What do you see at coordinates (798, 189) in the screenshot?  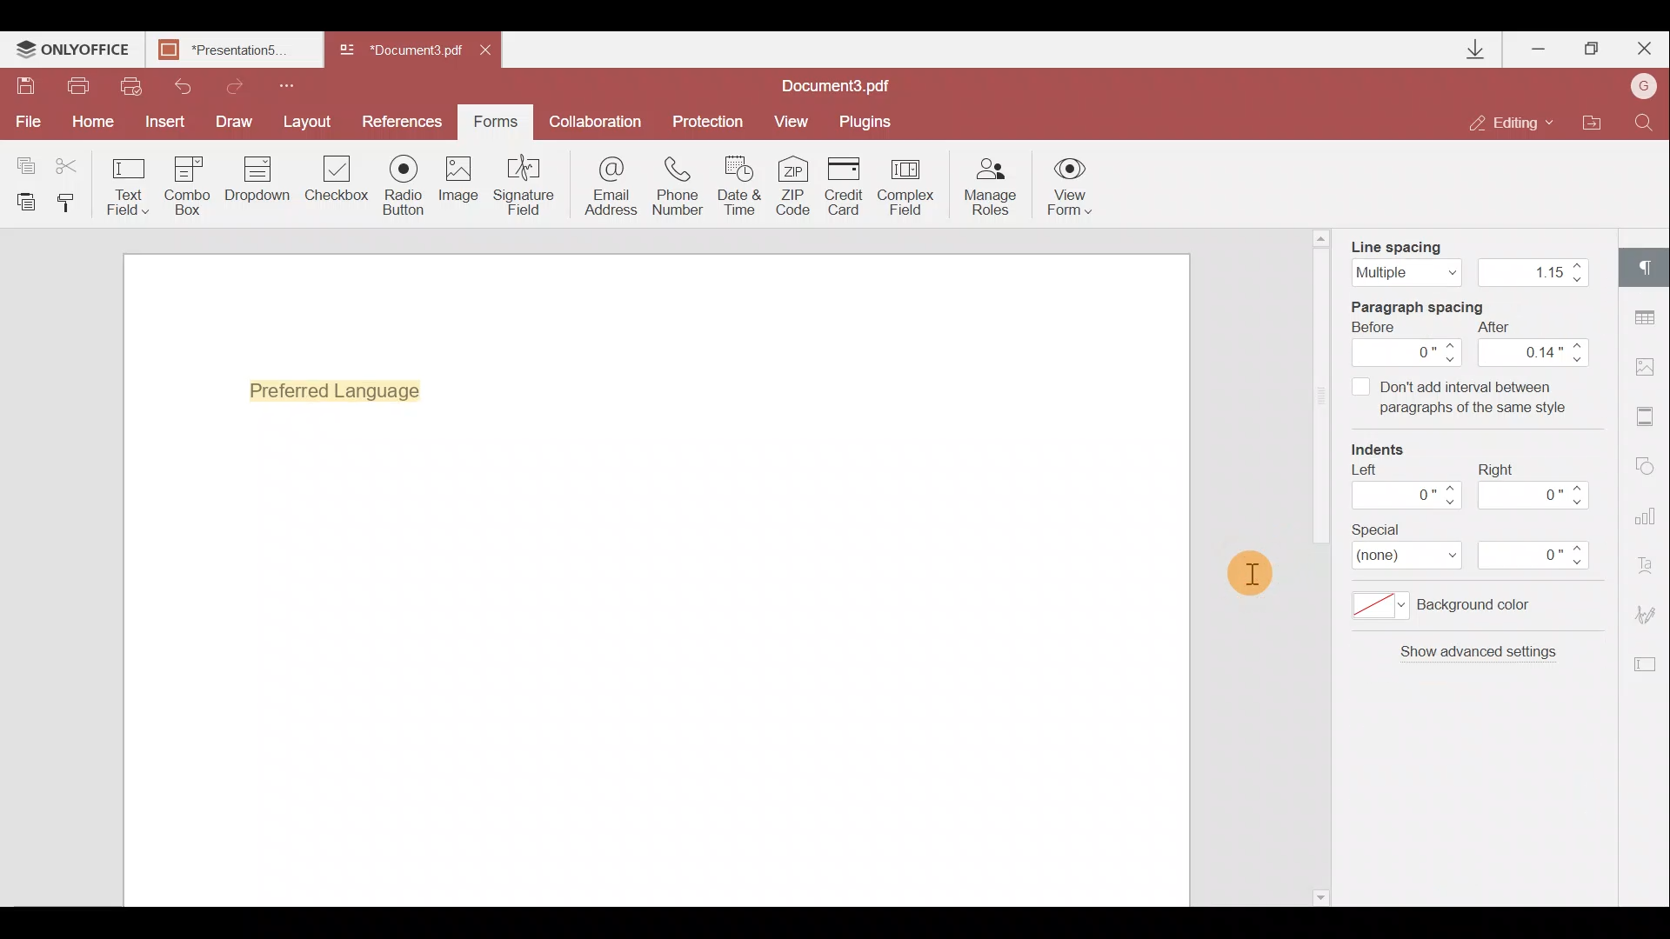 I see `ZIP code` at bounding box center [798, 189].